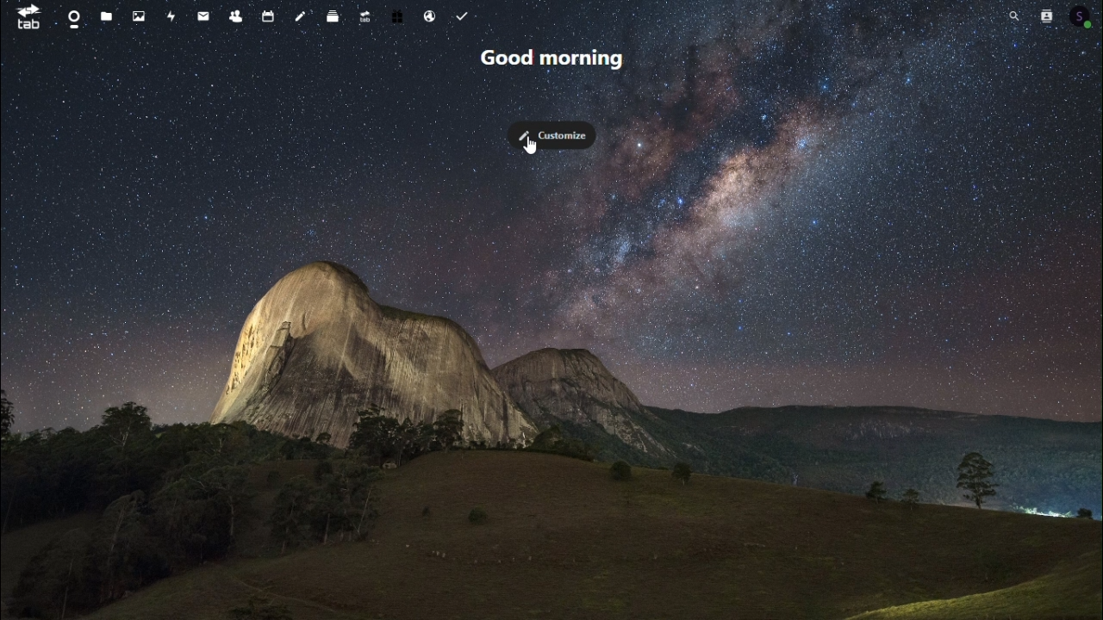  Describe the element at coordinates (104, 16) in the screenshot. I see `Files` at that location.